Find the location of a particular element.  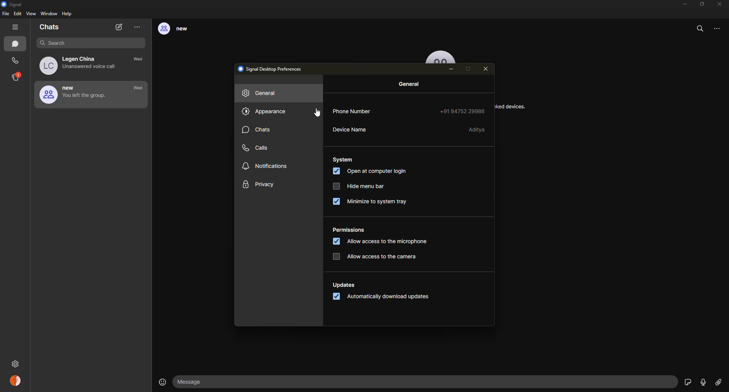

minimize is located at coordinates (453, 70).